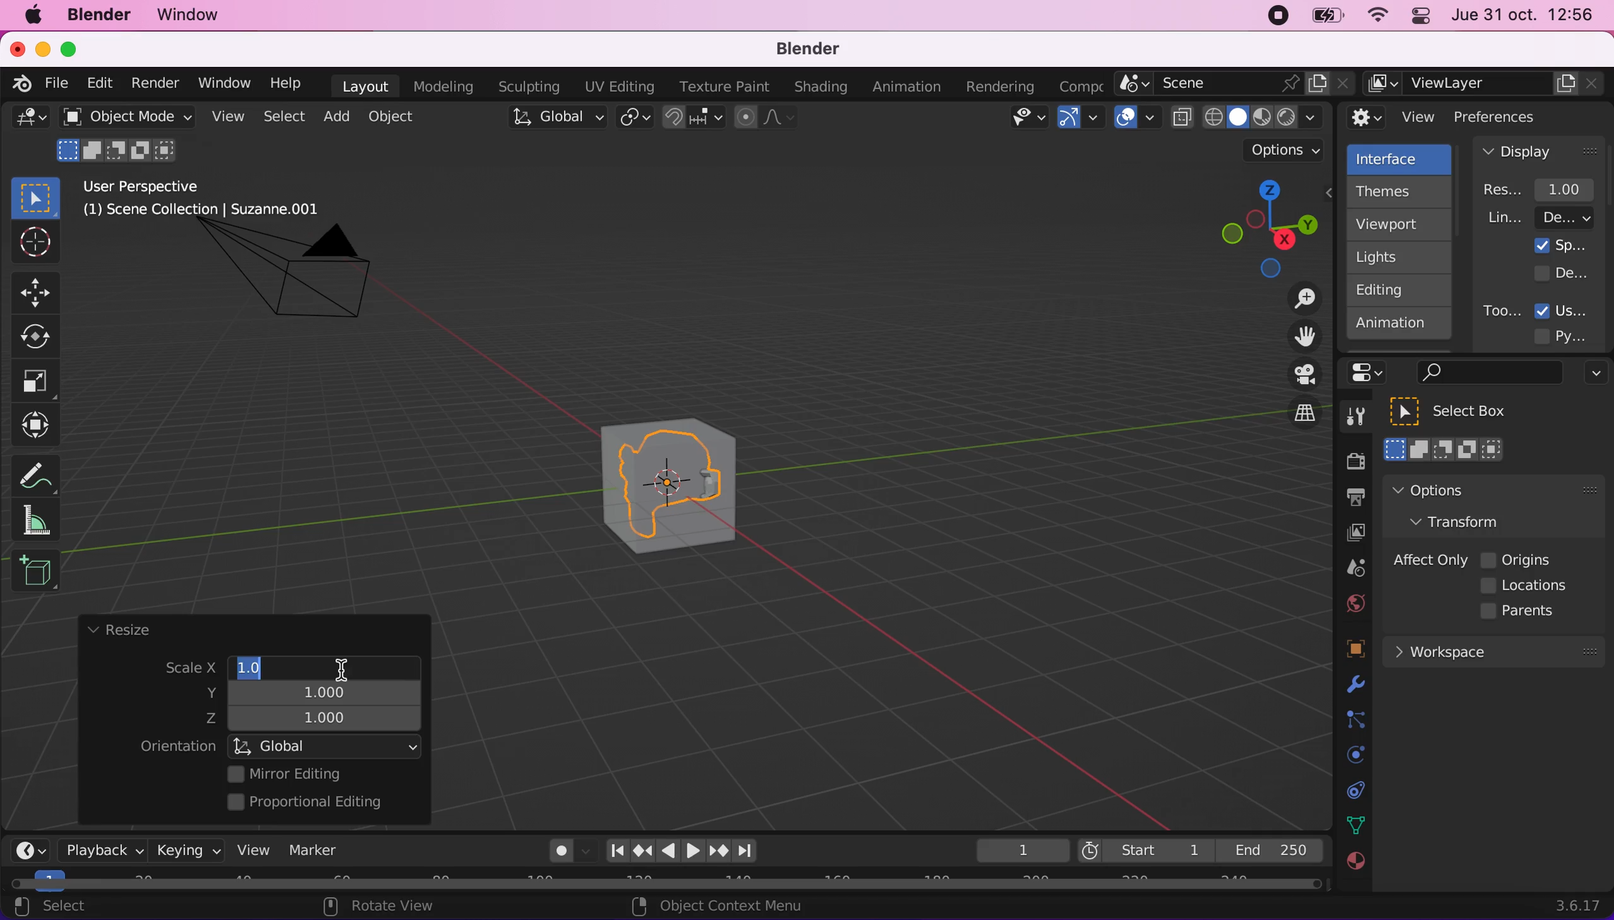 This screenshot has height=920, width=1614. What do you see at coordinates (1464, 411) in the screenshot?
I see `select box` at bounding box center [1464, 411].